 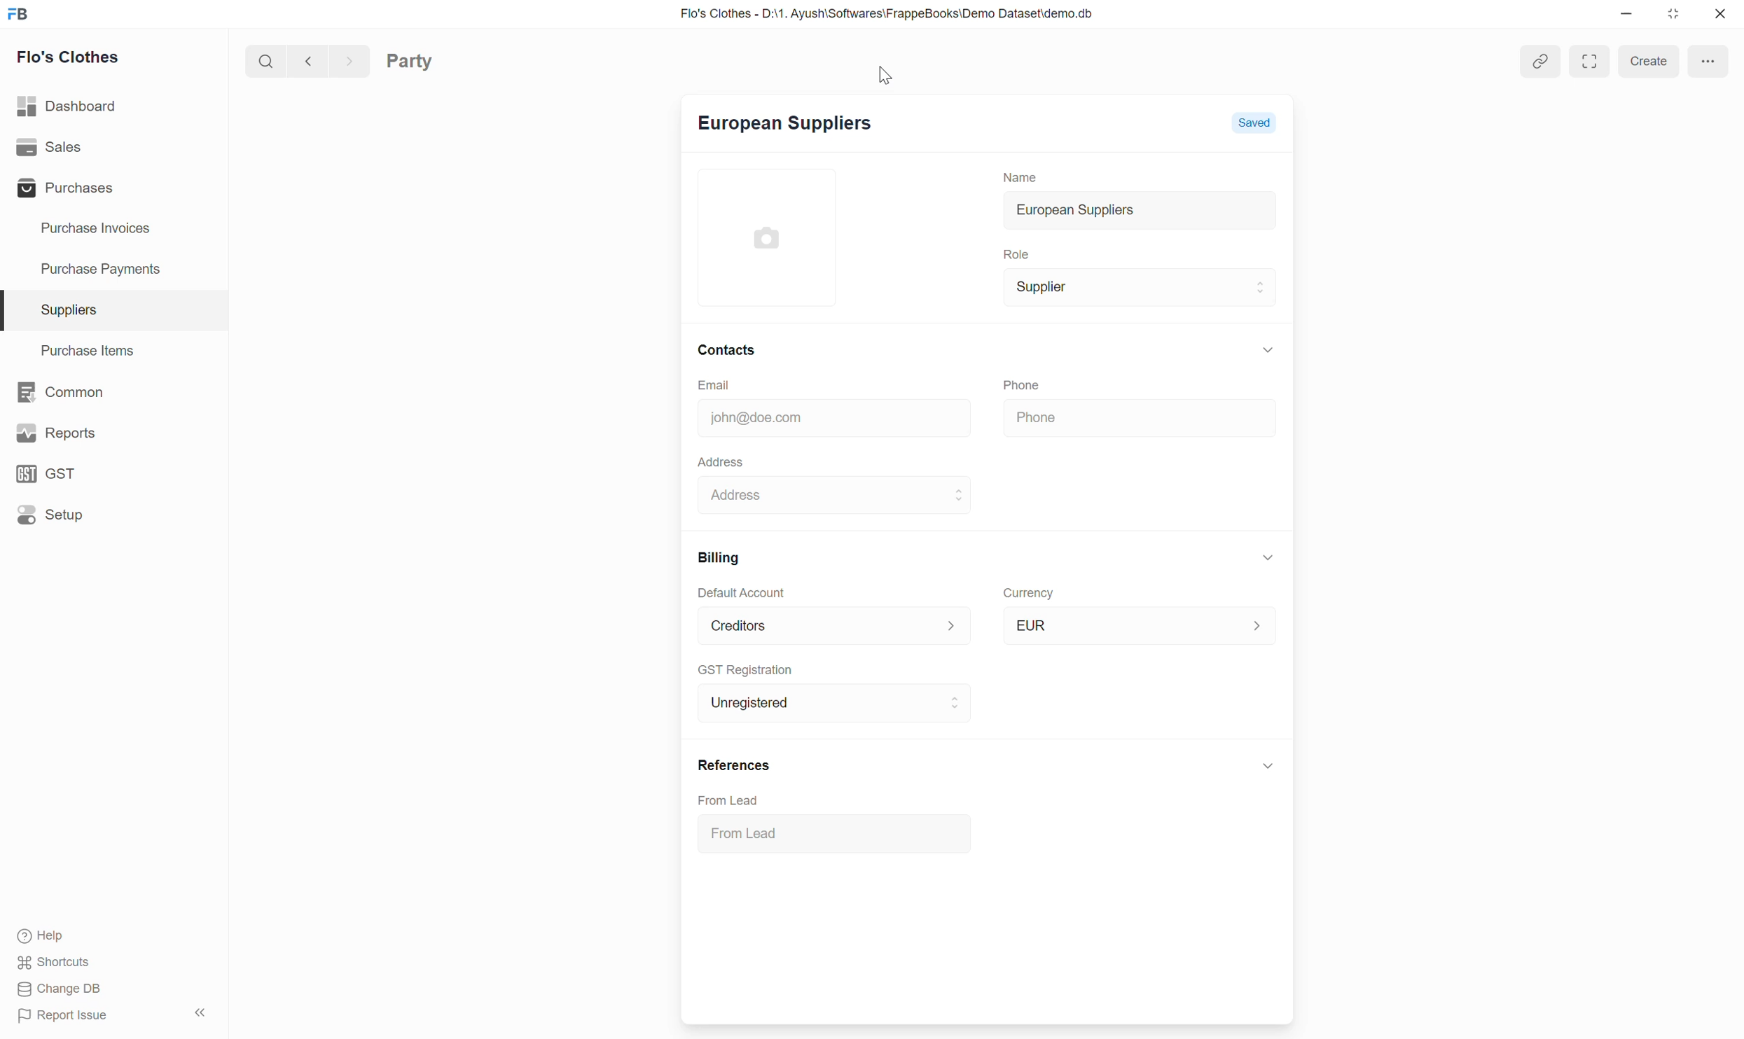 What do you see at coordinates (780, 127) in the screenshot?
I see `European Suppliers` at bounding box center [780, 127].